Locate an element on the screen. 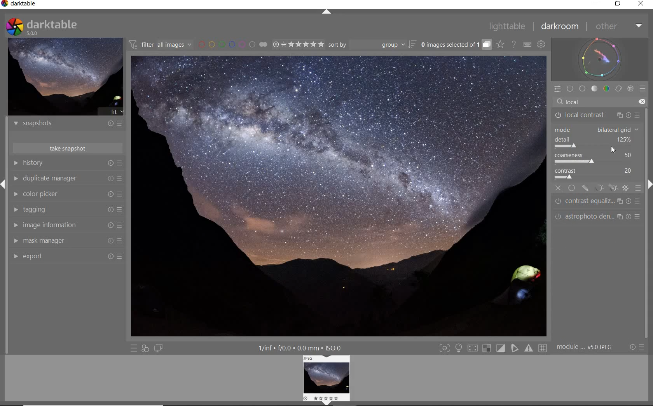 The image size is (653, 406). IMAGE INFORMATION is located at coordinates (16, 225).